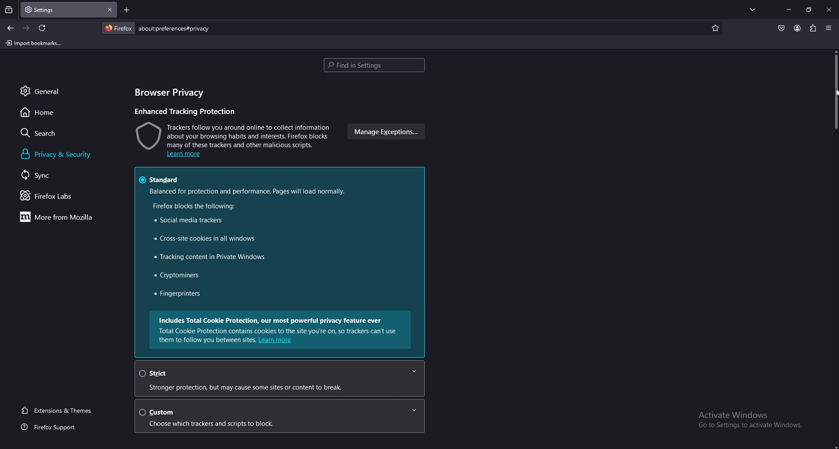 This screenshot has width=839, height=449. What do you see at coordinates (11, 28) in the screenshot?
I see `backward` at bounding box center [11, 28].